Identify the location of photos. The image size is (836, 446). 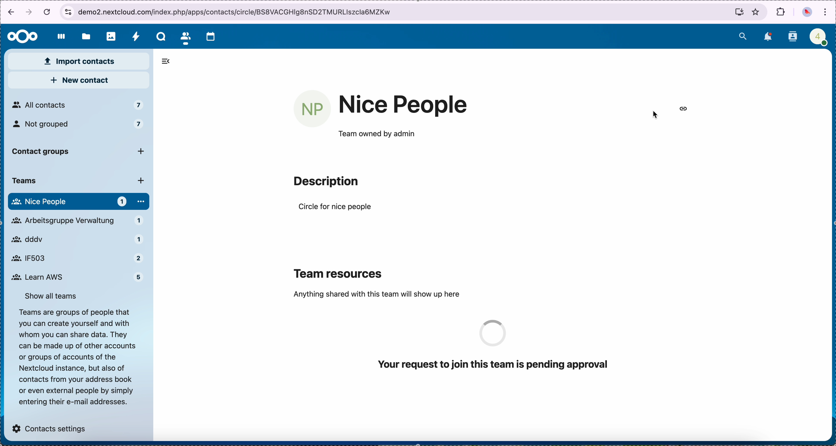
(109, 36).